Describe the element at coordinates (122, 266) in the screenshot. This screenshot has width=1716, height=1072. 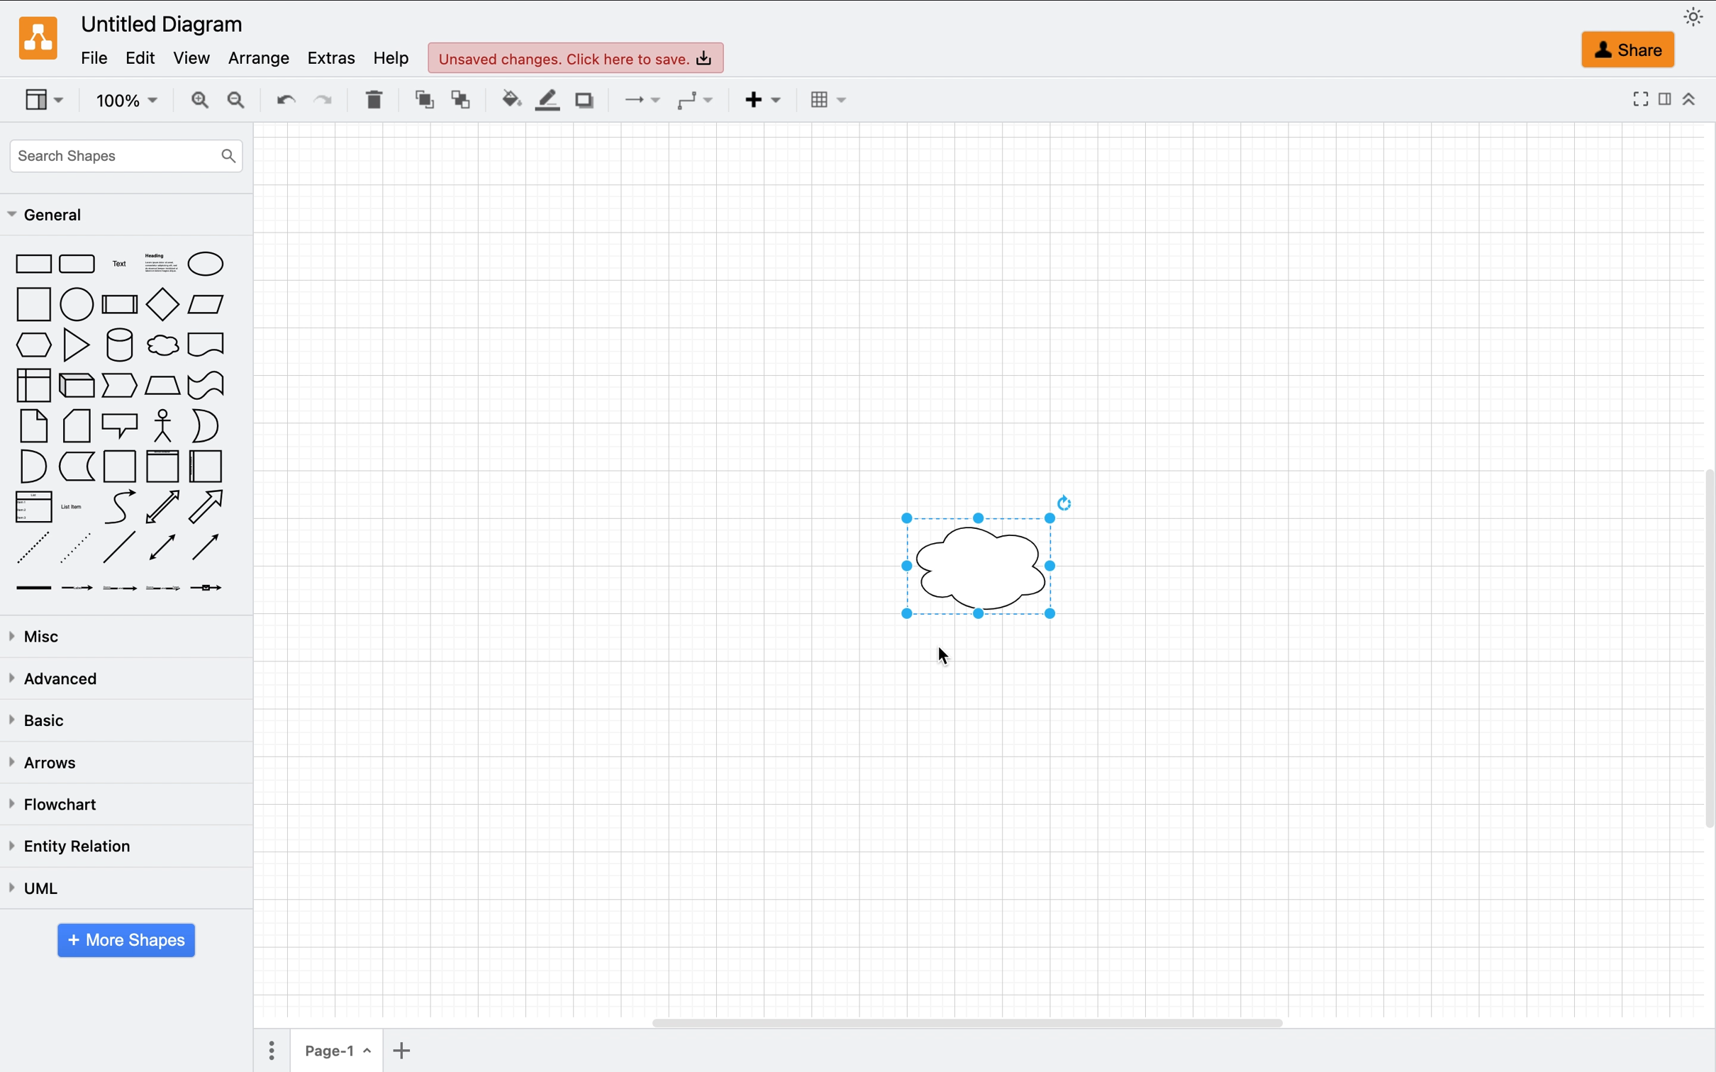
I see `text` at that location.